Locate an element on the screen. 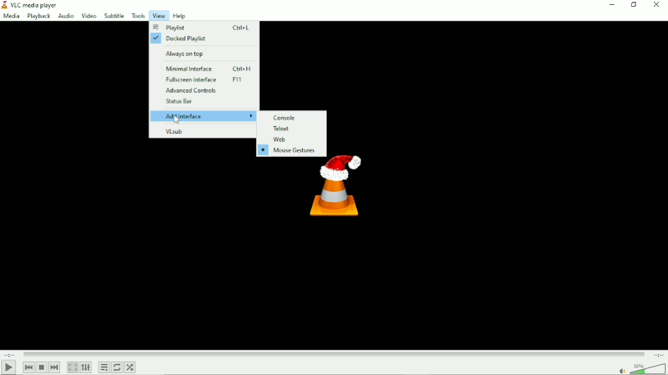 The width and height of the screenshot is (668, 375). Next is located at coordinates (54, 367).